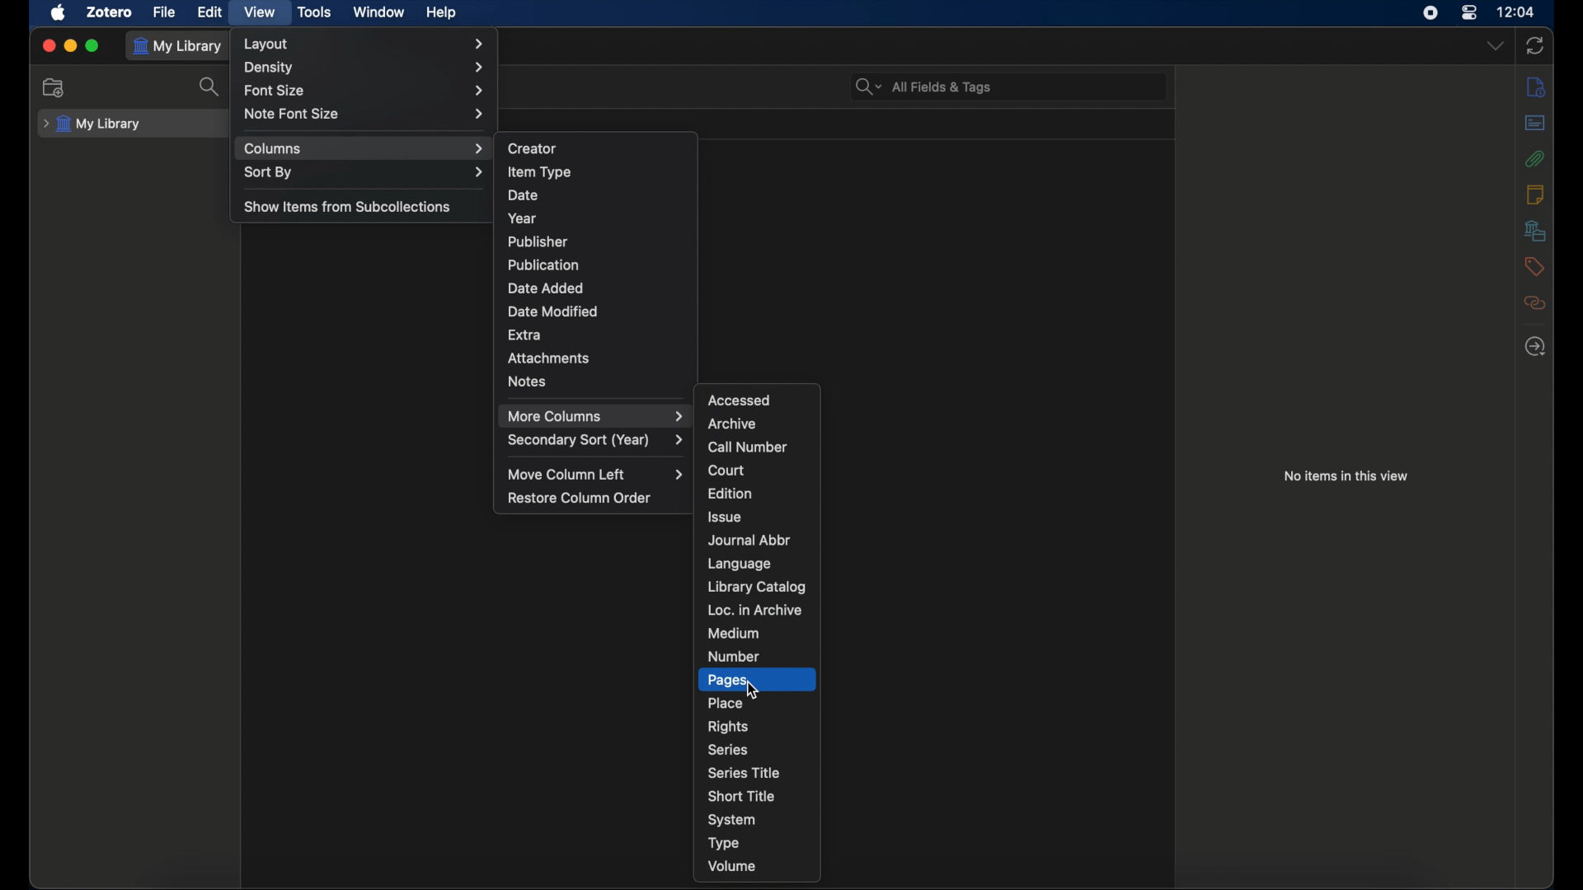 This screenshot has width=1583, height=890. I want to click on attachments, so click(548, 358).